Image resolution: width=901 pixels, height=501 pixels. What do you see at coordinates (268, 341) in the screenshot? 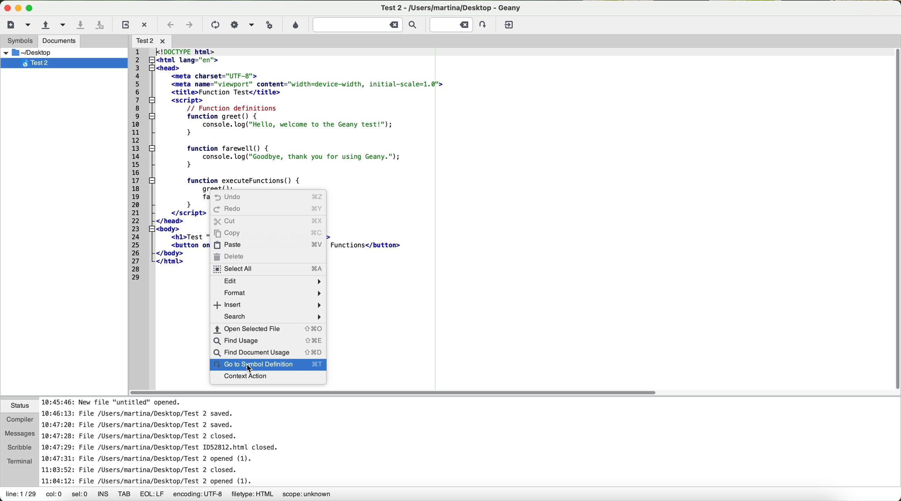
I see `find usage` at bounding box center [268, 341].